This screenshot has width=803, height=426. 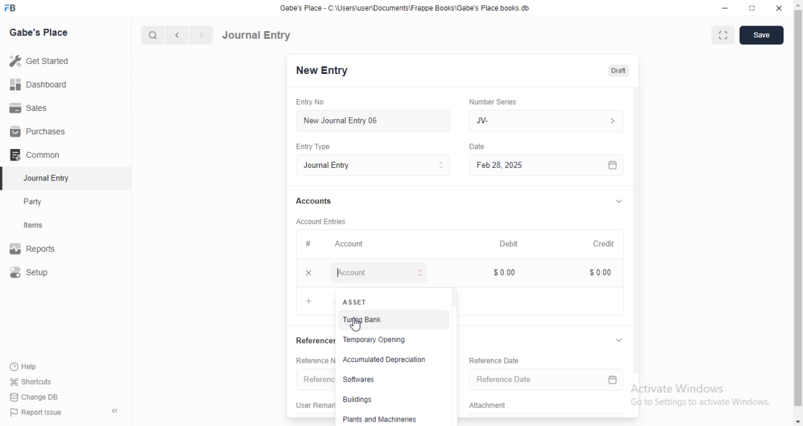 I want to click on Entry Type, so click(x=322, y=146).